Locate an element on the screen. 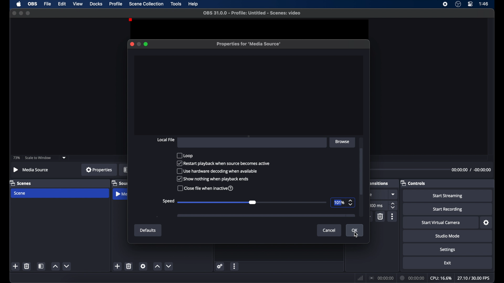 The image size is (504, 283). obscure label is located at coordinates (125, 170).